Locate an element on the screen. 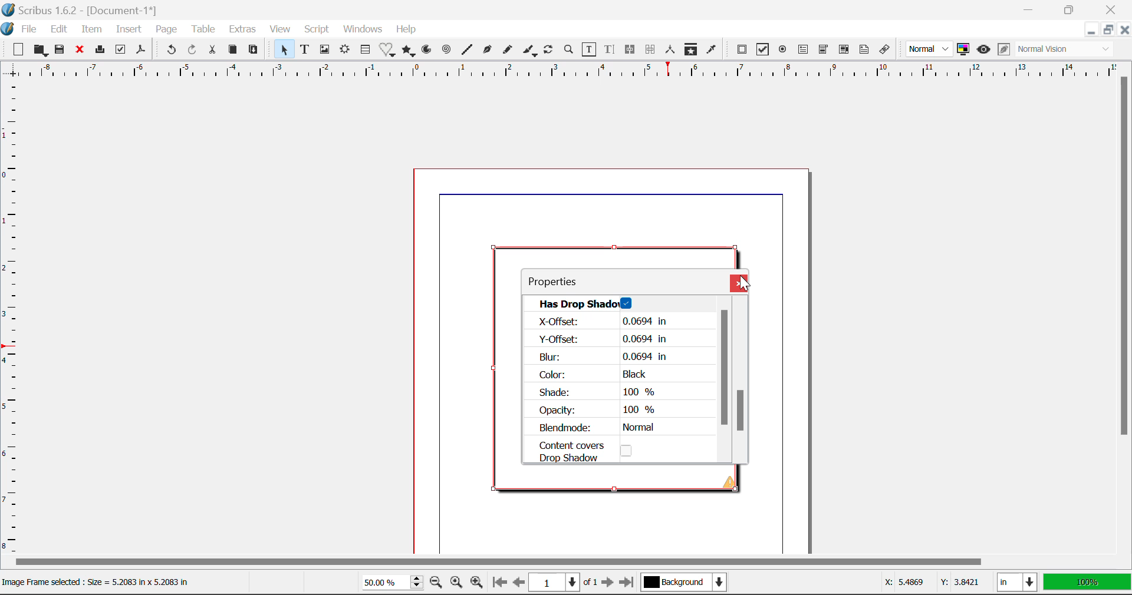  Freehand Line is located at coordinates (509, 52).